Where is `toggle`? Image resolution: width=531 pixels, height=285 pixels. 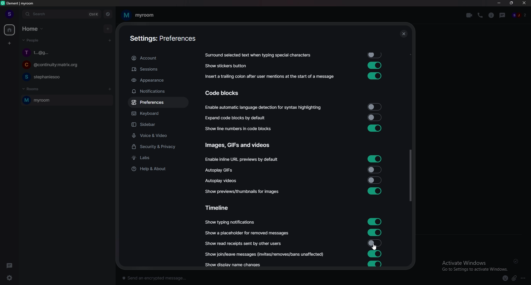 toggle is located at coordinates (375, 221).